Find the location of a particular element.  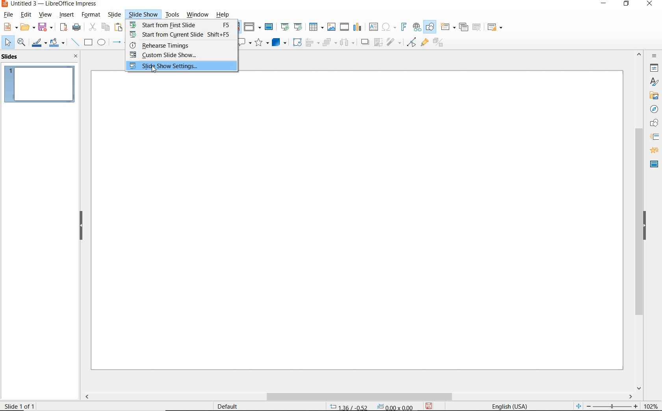

START FROM CURRENT SLIDE is located at coordinates (298, 26).